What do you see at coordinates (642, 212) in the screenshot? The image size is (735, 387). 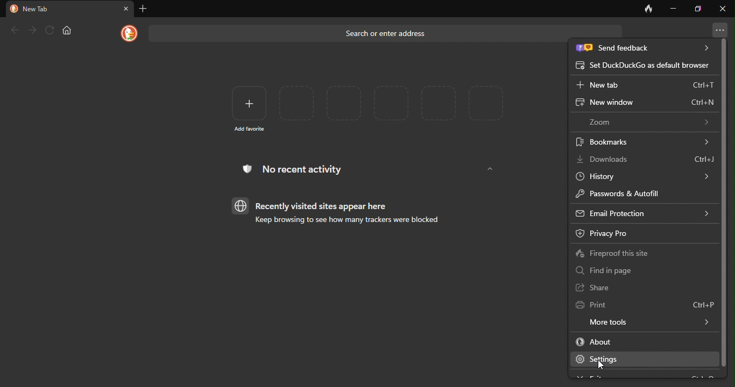 I see `email protection` at bounding box center [642, 212].